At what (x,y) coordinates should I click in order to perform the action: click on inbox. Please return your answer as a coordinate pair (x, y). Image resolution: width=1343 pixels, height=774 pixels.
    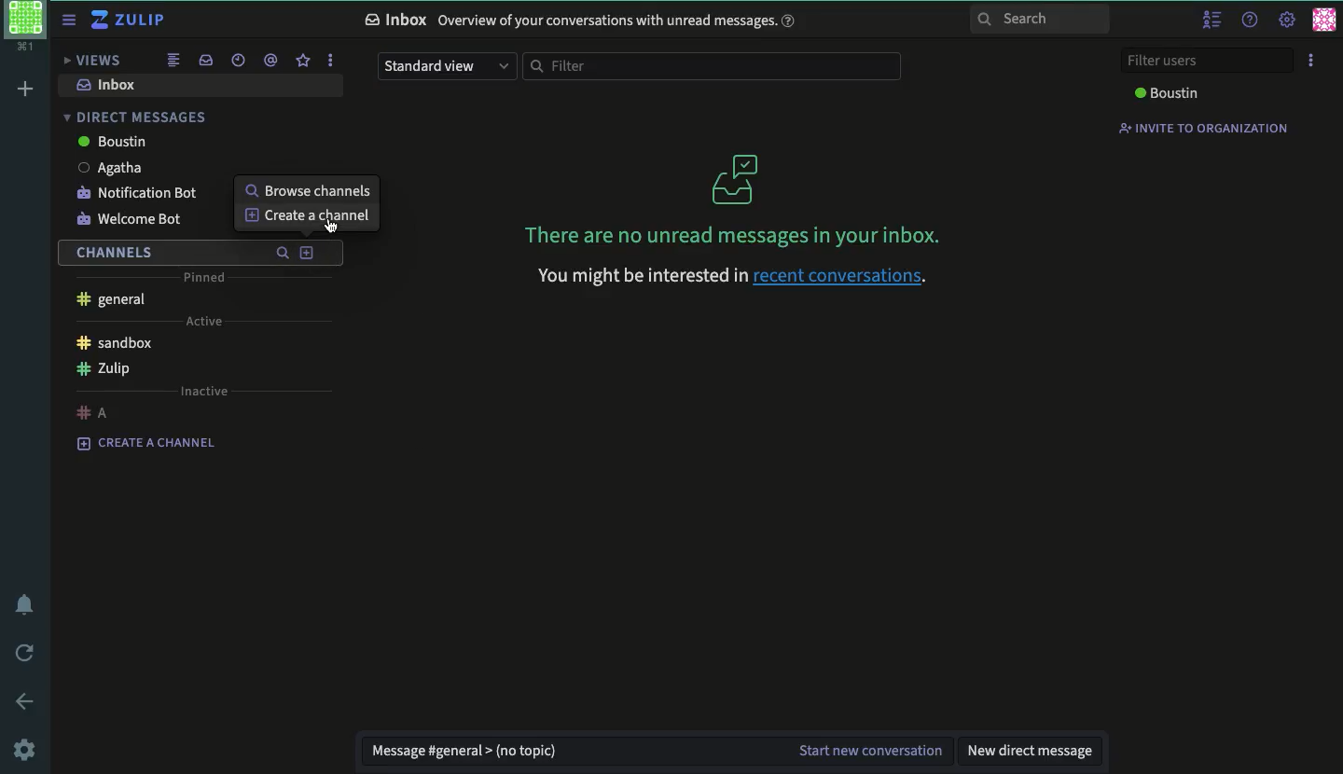
    Looking at the image, I should click on (205, 61).